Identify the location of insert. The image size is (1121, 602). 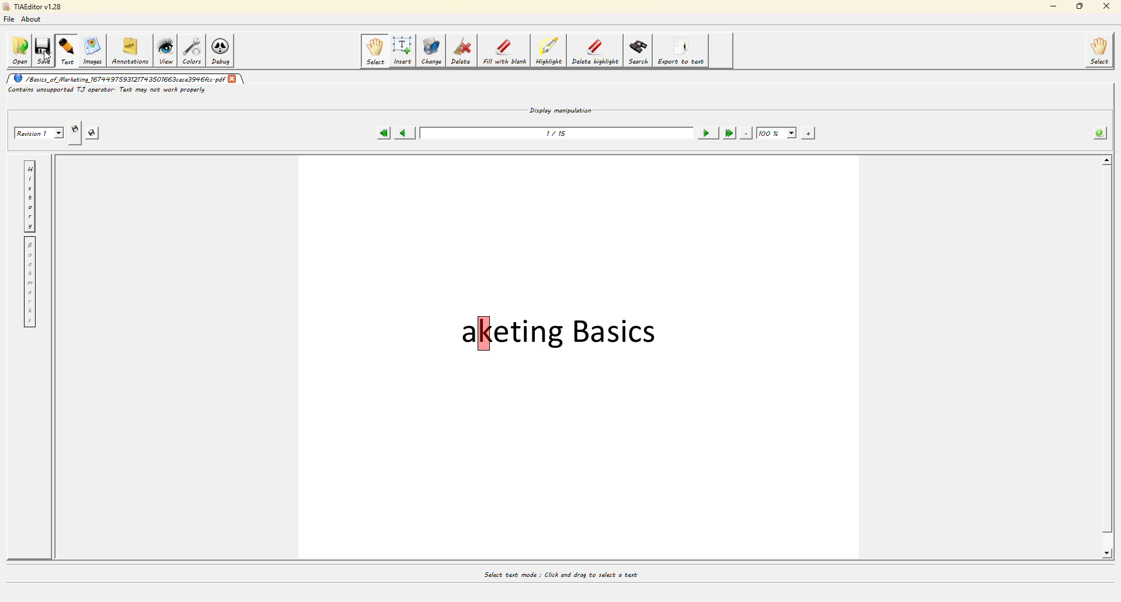
(403, 50).